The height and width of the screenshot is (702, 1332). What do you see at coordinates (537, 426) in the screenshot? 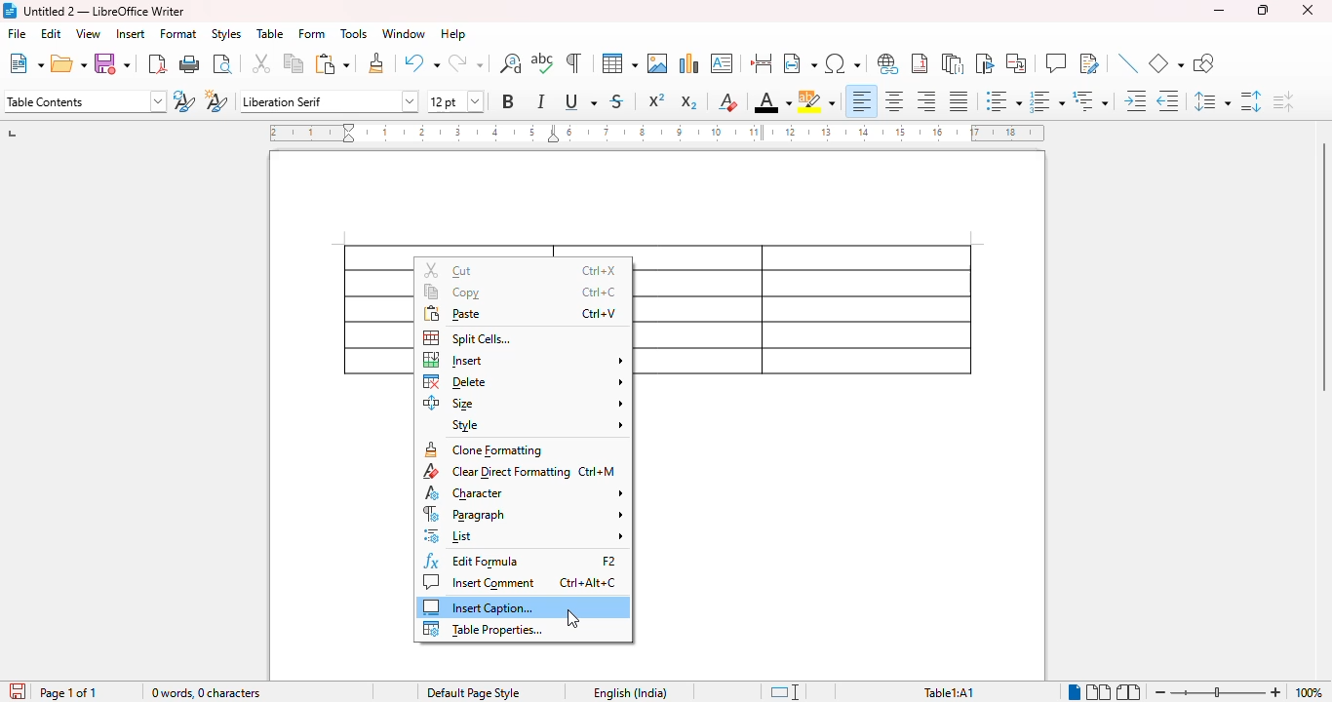
I see `style` at bounding box center [537, 426].